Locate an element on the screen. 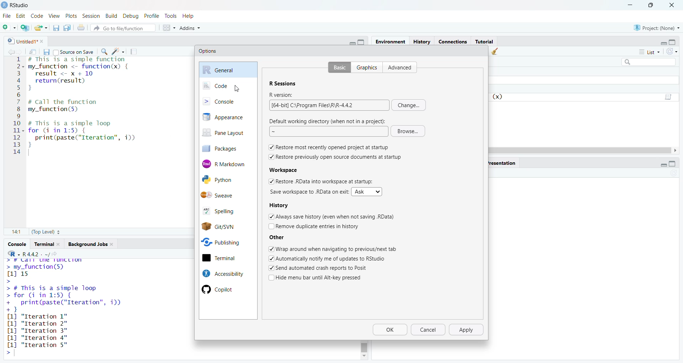 Image resolution: width=683 pixels, height=363 pixels. close is located at coordinates (44, 41).